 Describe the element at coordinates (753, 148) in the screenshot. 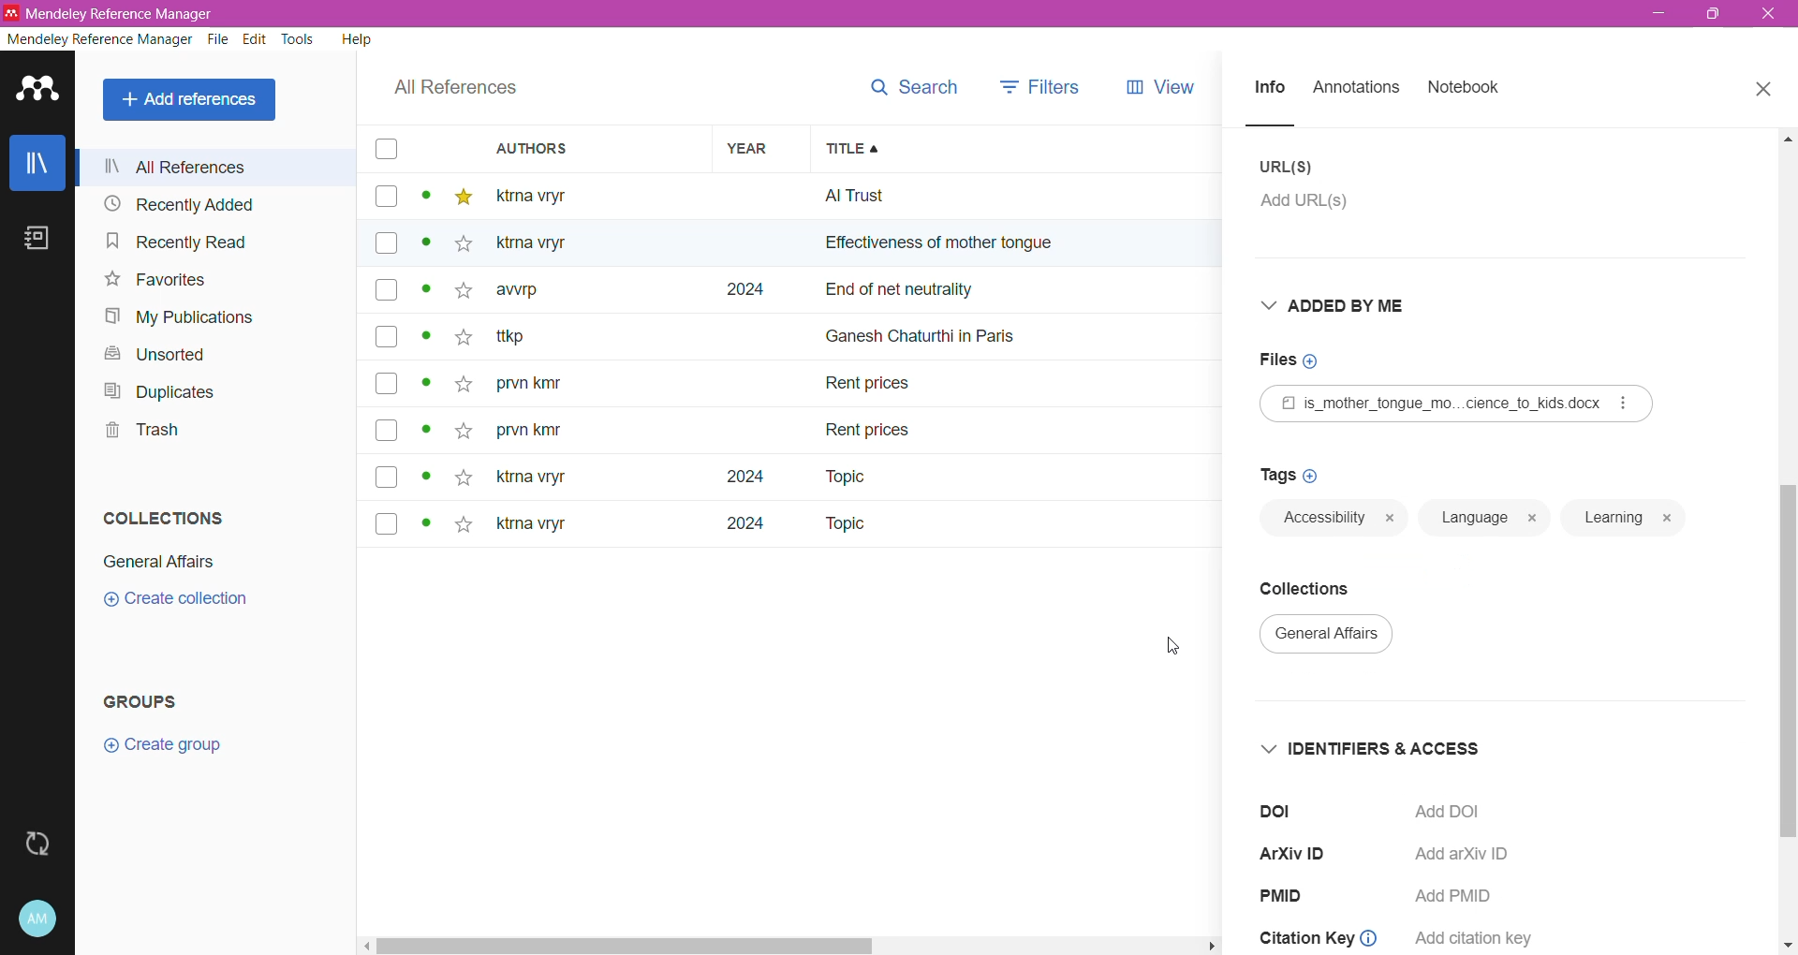

I see `Year` at that location.